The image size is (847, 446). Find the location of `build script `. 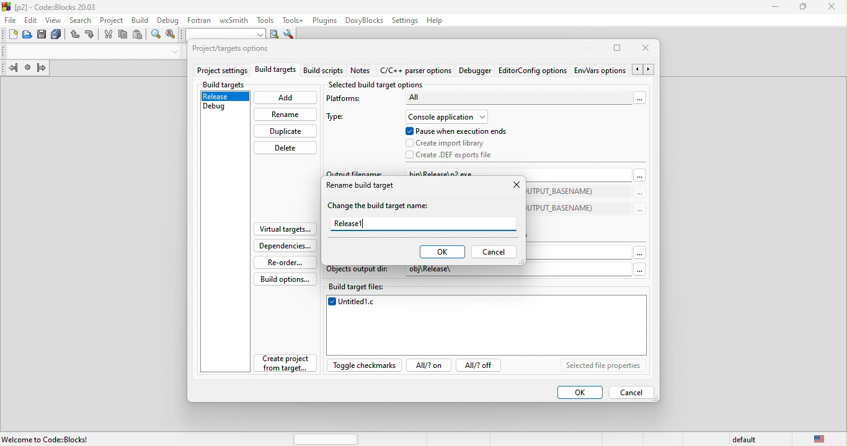

build script  is located at coordinates (326, 71).